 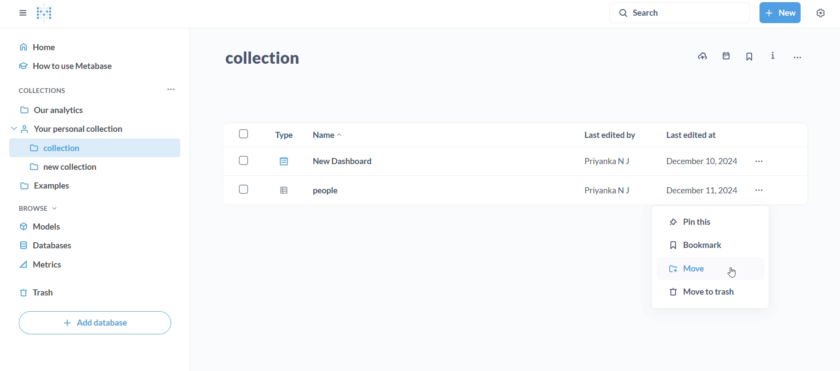 I want to click on bookmarks, so click(x=748, y=57).